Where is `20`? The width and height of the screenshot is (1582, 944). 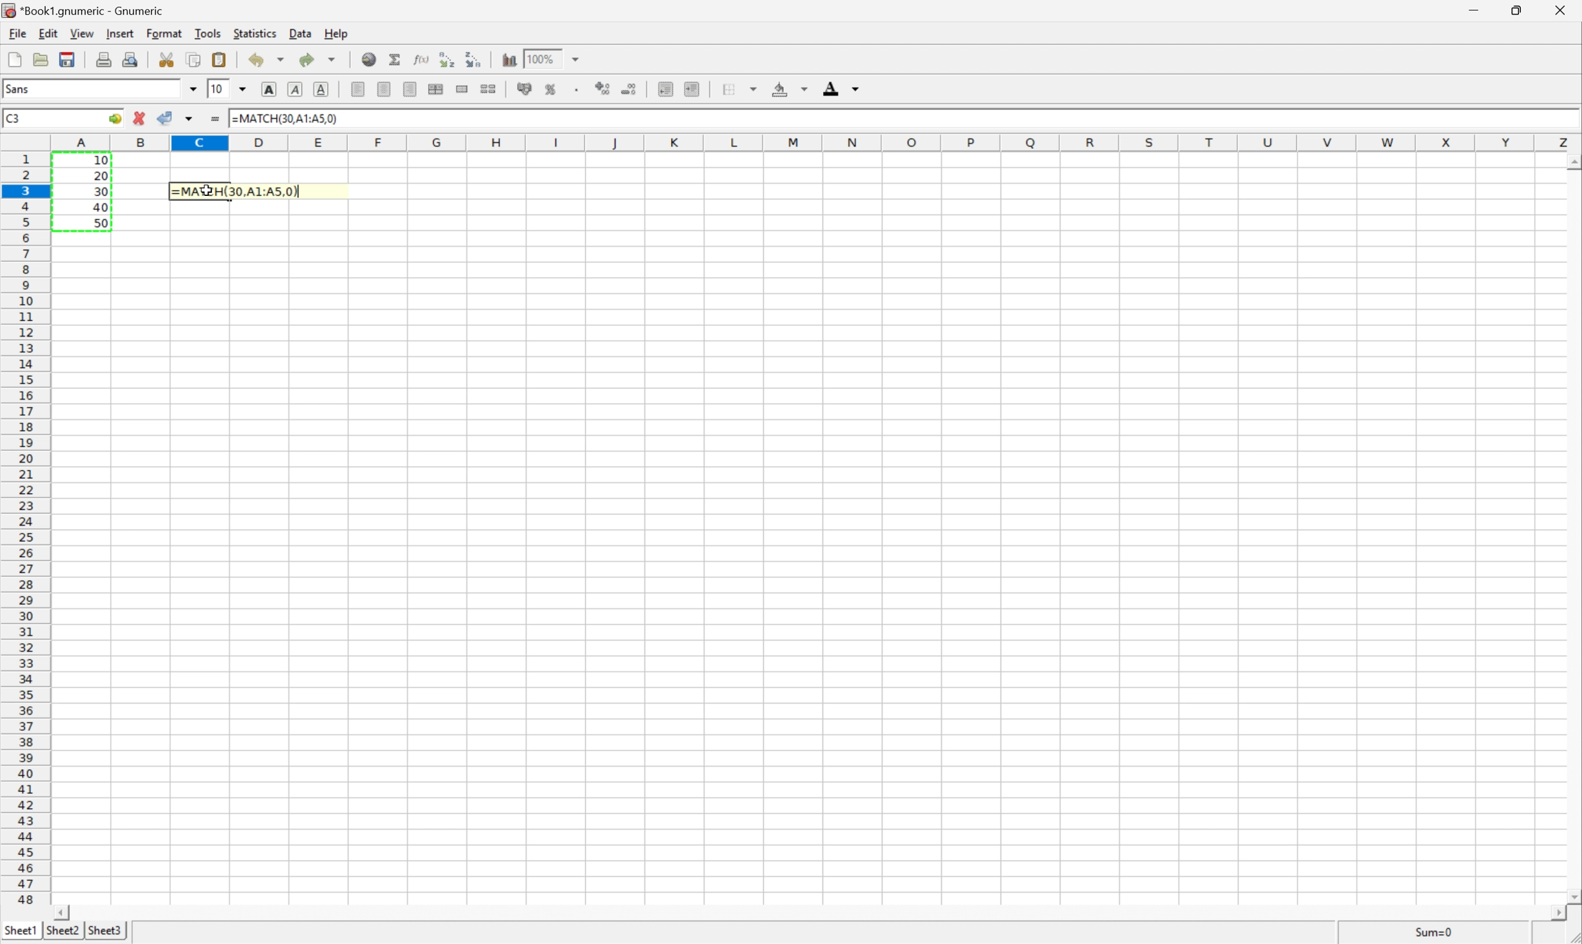 20 is located at coordinates (102, 176).